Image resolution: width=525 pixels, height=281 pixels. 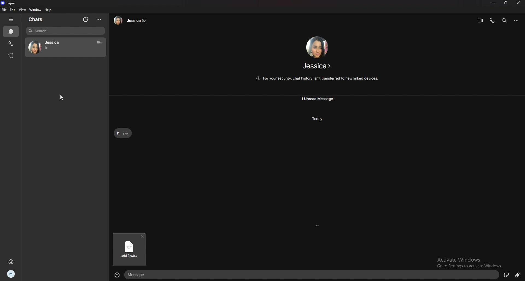 I want to click on profile, so click(x=11, y=274).